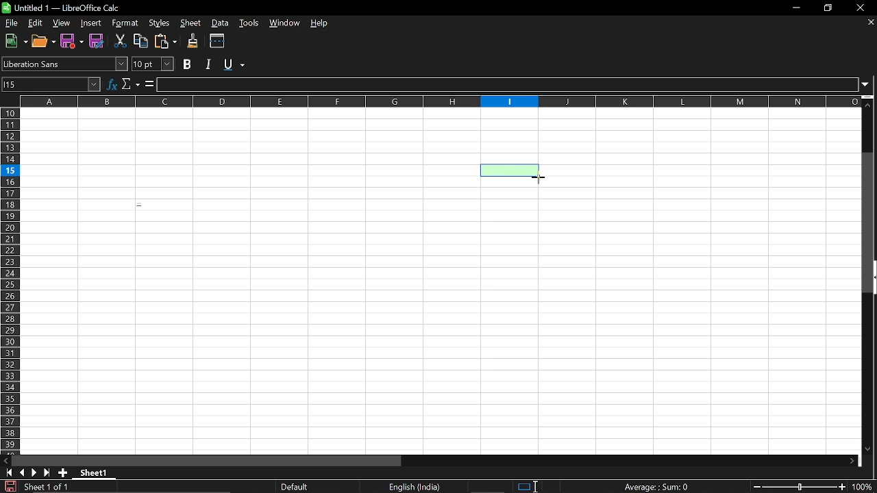  Describe the element at coordinates (190, 23) in the screenshot. I see `Sheet` at that location.